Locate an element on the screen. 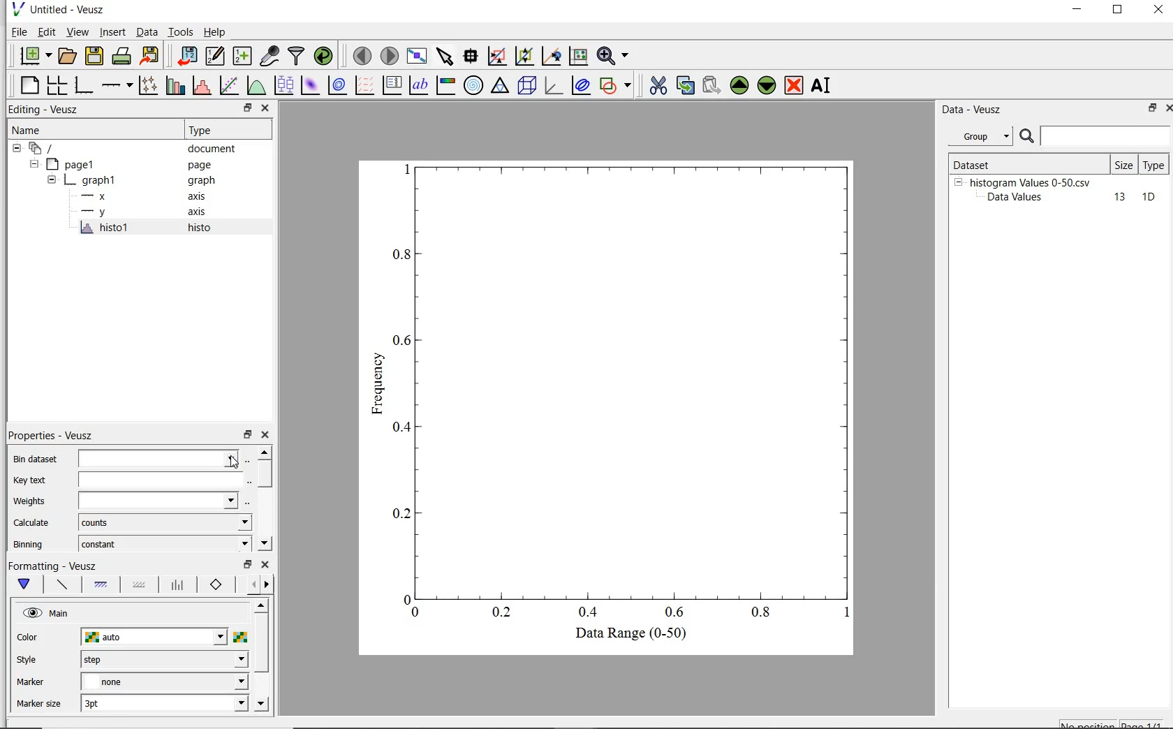  copy the selected widget is located at coordinates (684, 87).